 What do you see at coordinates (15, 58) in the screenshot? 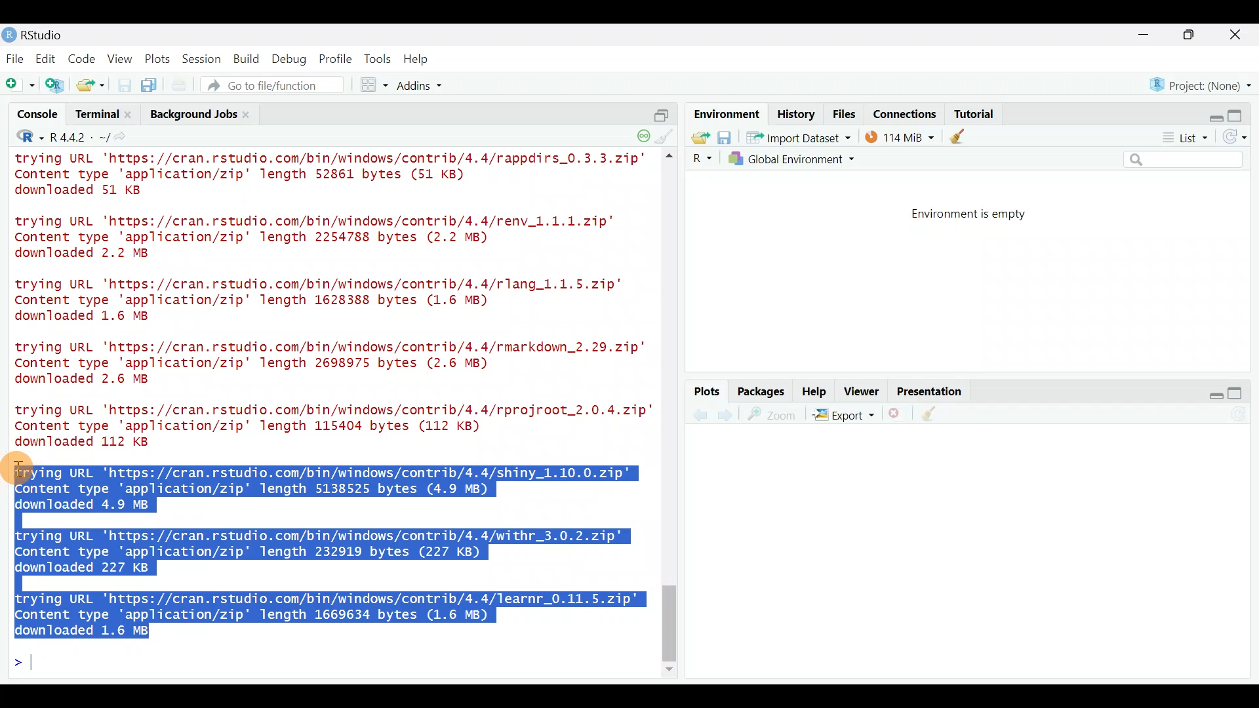
I see `File` at bounding box center [15, 58].